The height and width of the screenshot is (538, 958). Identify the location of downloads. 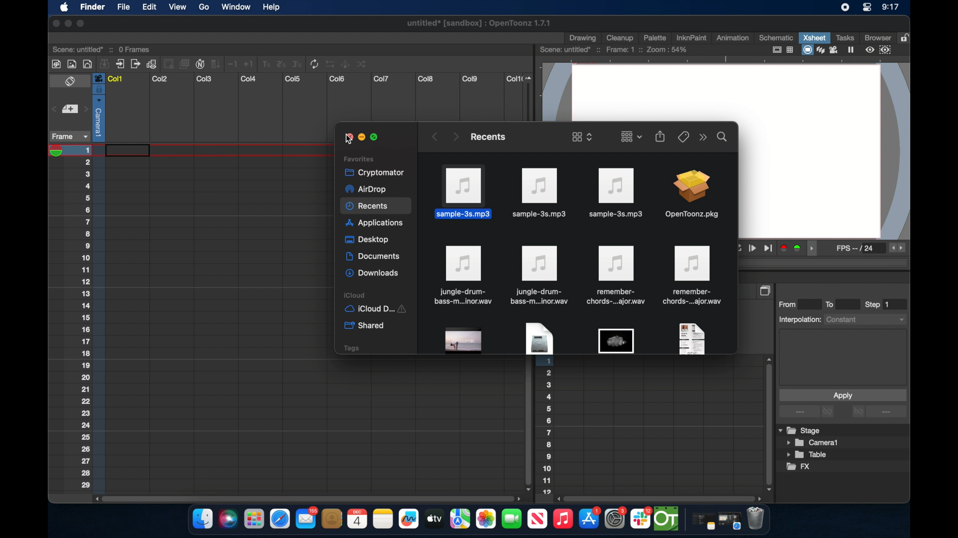
(373, 273).